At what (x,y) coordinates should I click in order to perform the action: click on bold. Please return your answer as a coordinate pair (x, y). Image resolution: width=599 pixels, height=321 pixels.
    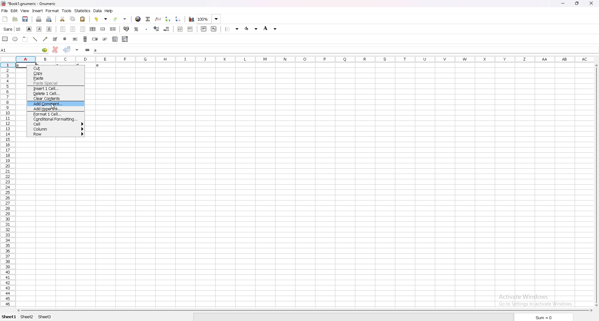
    Looking at the image, I should click on (30, 29).